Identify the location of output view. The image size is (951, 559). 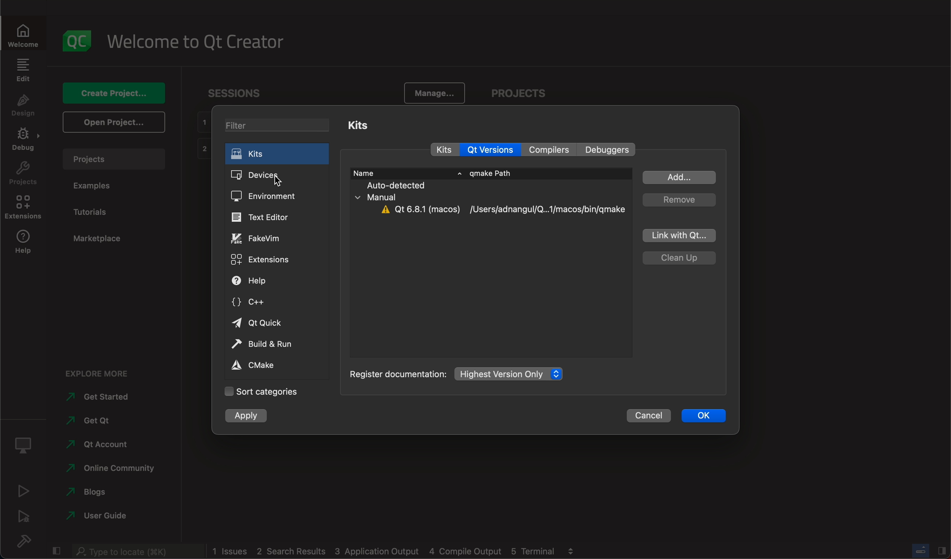
(570, 550).